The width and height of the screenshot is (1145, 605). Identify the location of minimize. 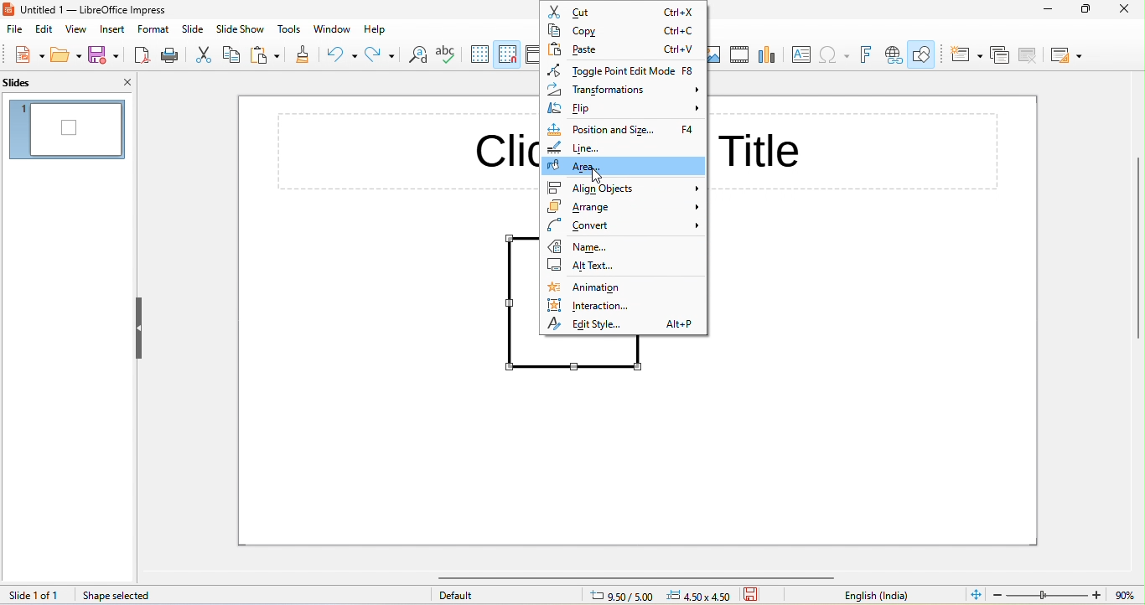
(1044, 10).